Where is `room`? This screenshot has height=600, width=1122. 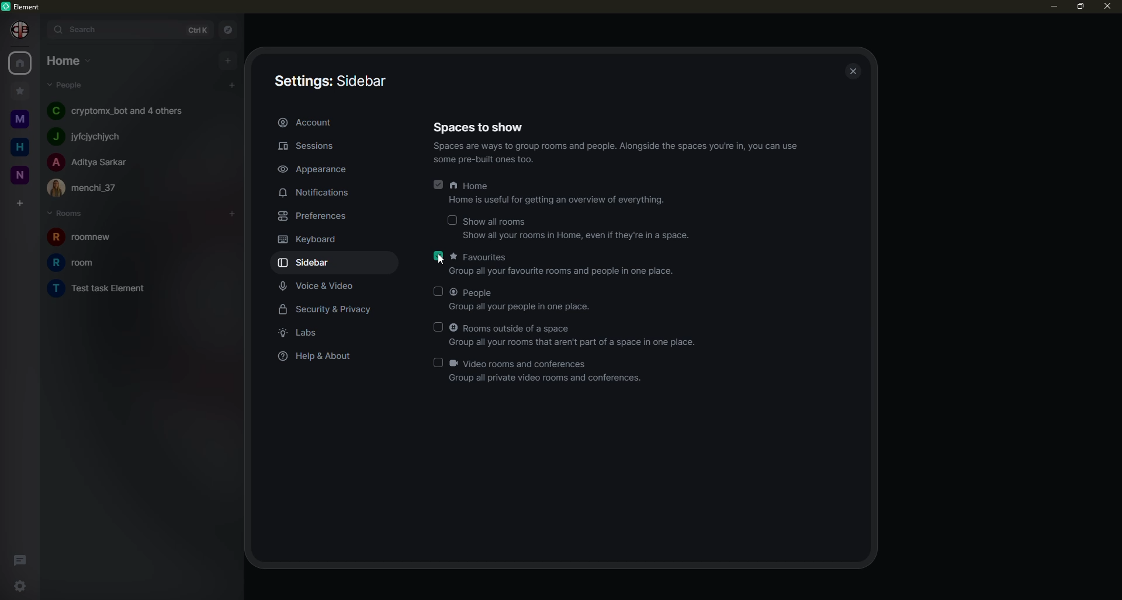 room is located at coordinates (77, 238).